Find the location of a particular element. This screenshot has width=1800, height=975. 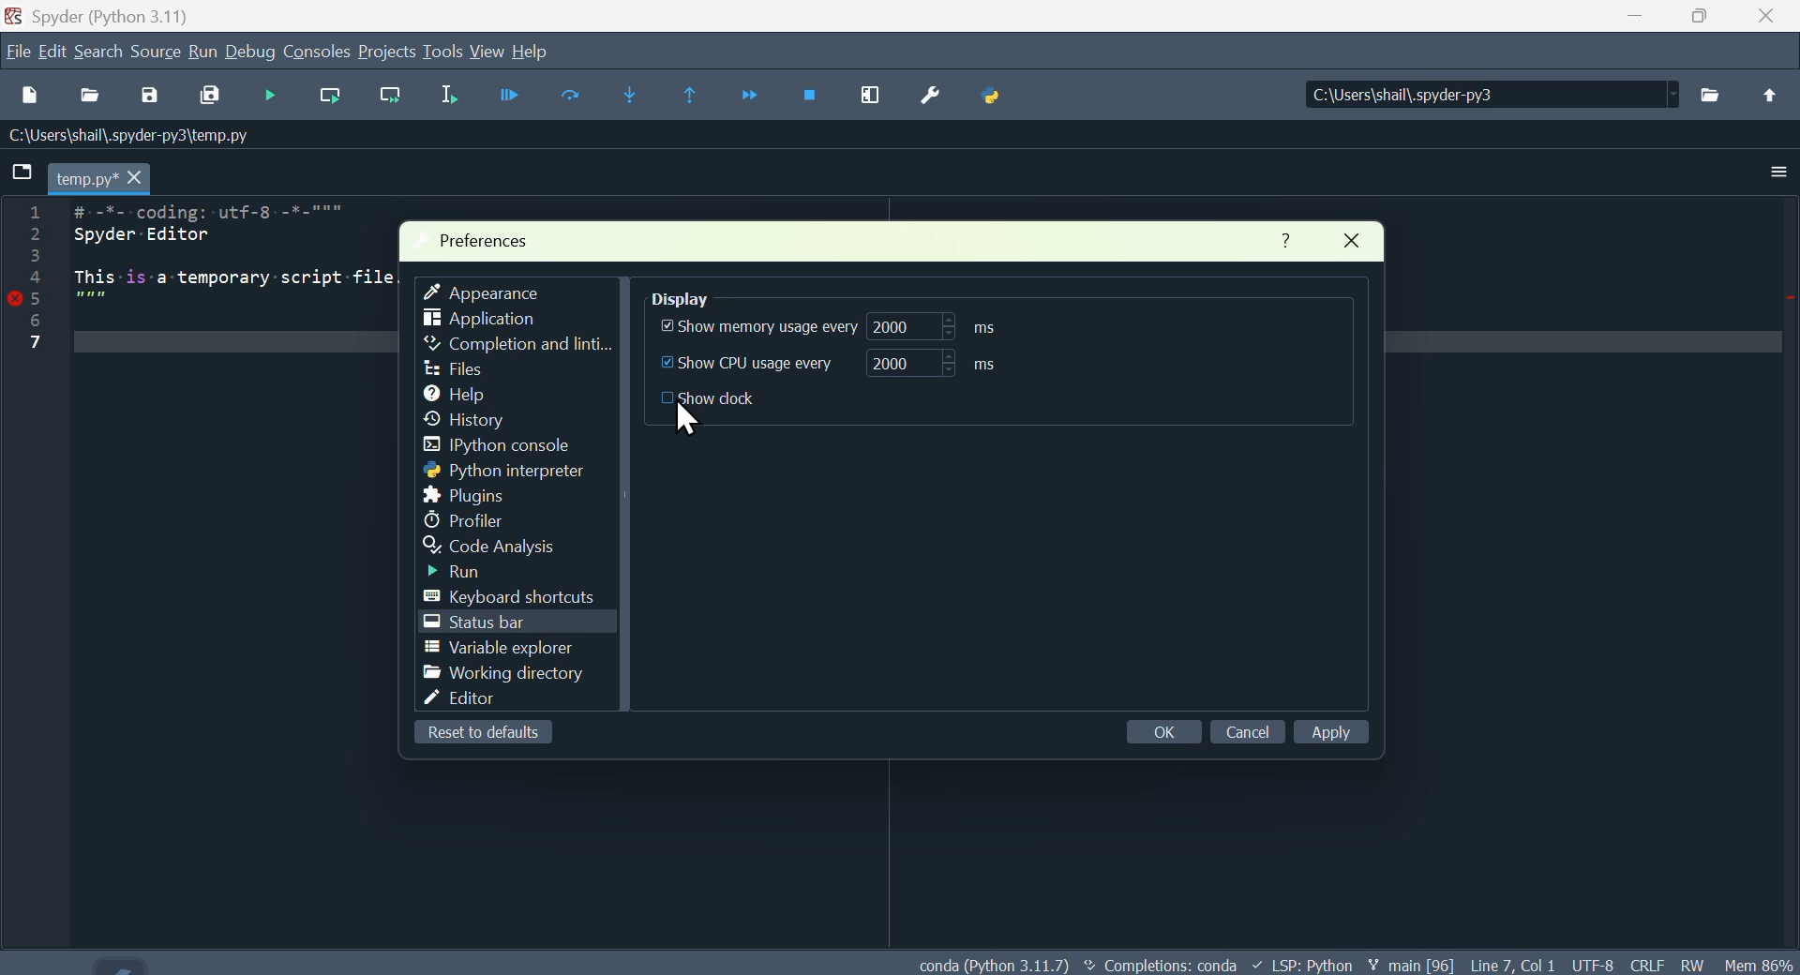

Python path manager is located at coordinates (996, 99).